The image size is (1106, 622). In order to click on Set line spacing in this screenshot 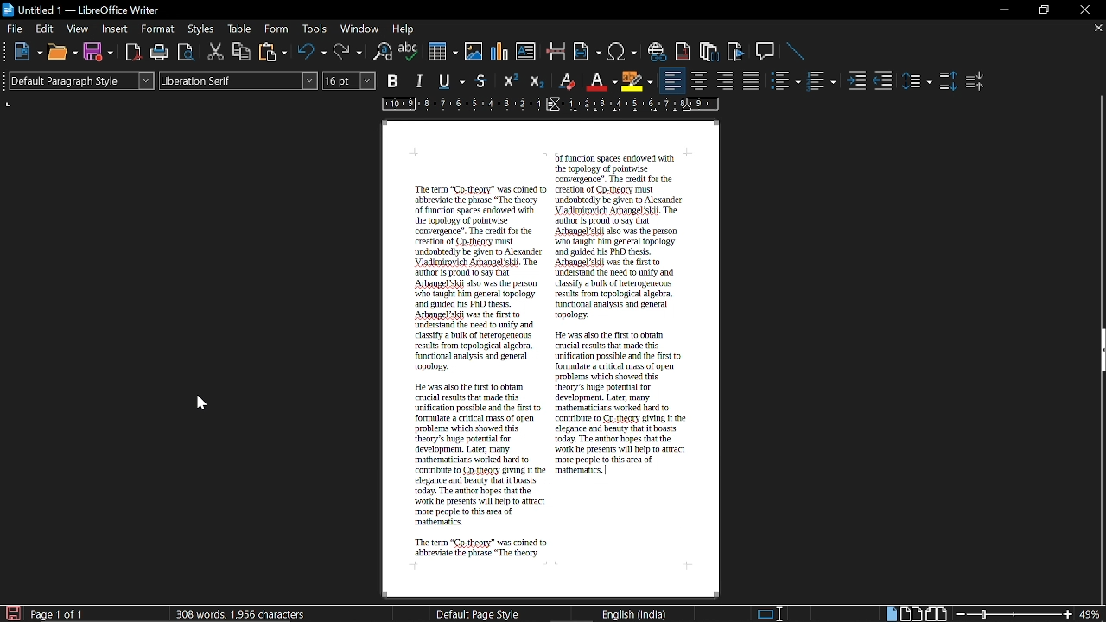, I will do `click(917, 81)`.